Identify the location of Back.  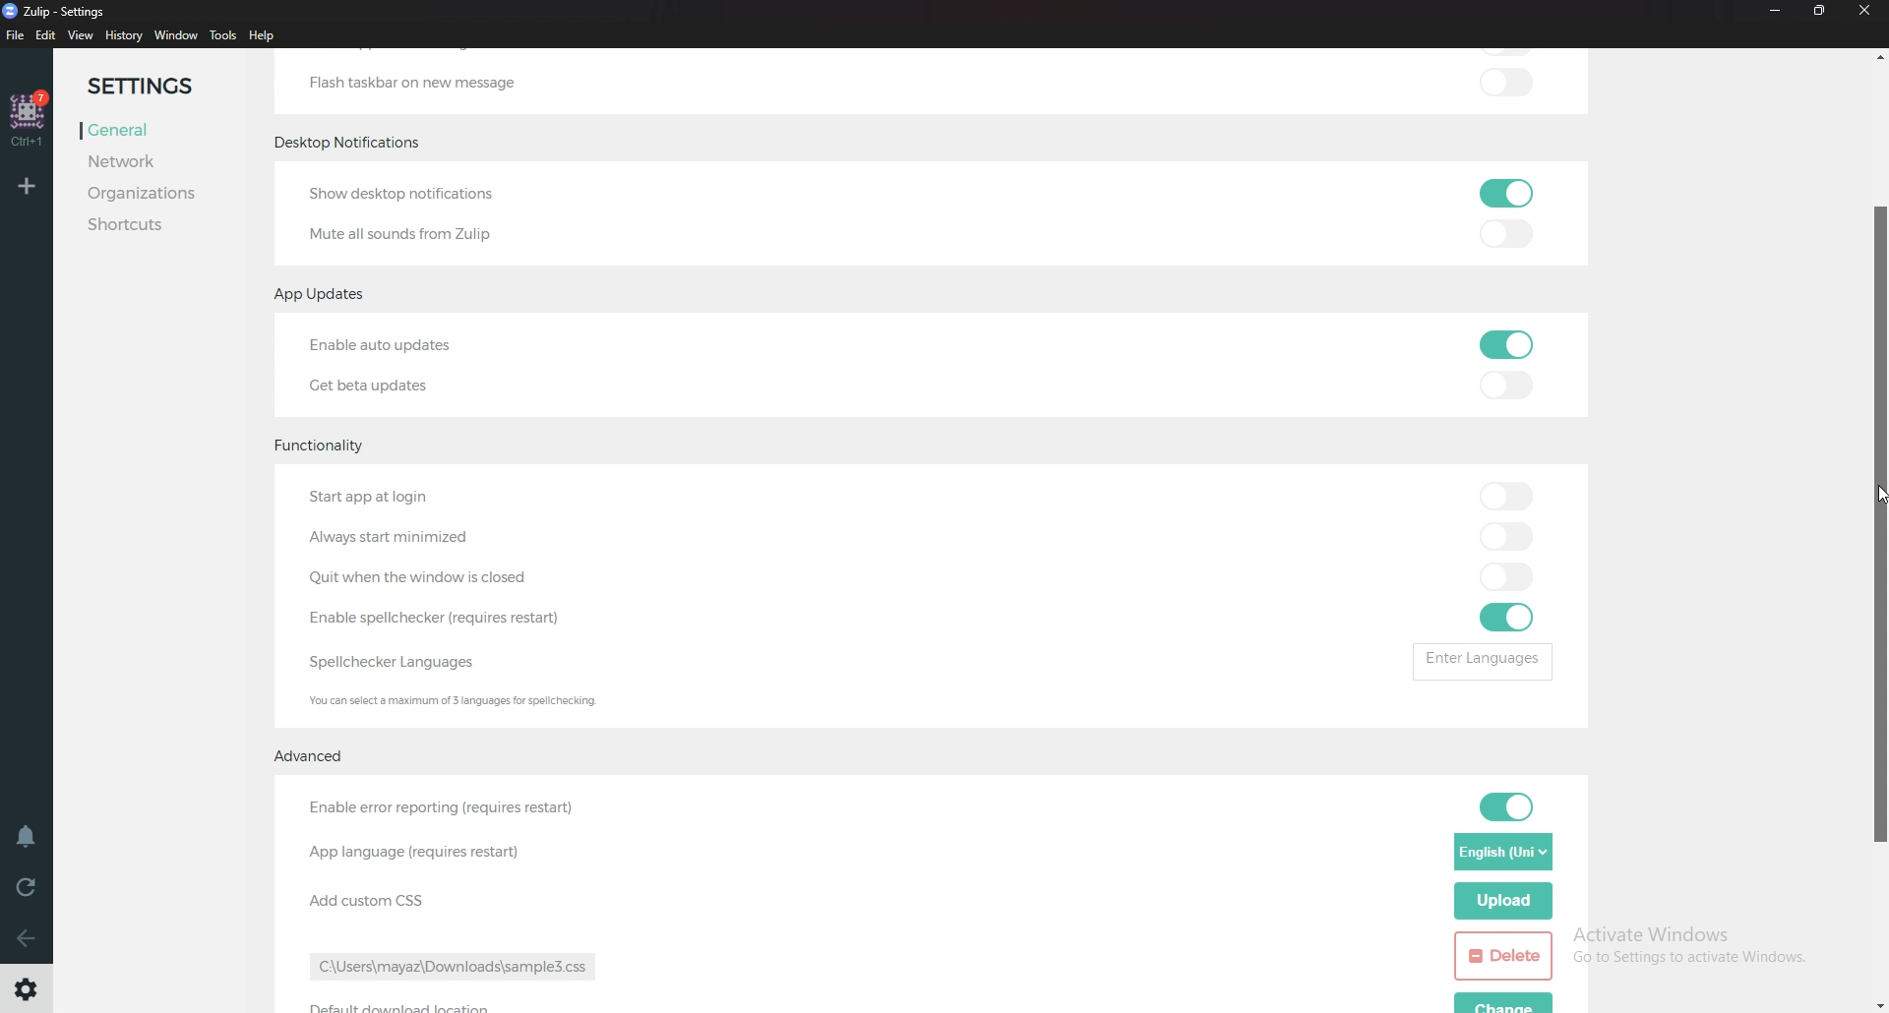
(28, 942).